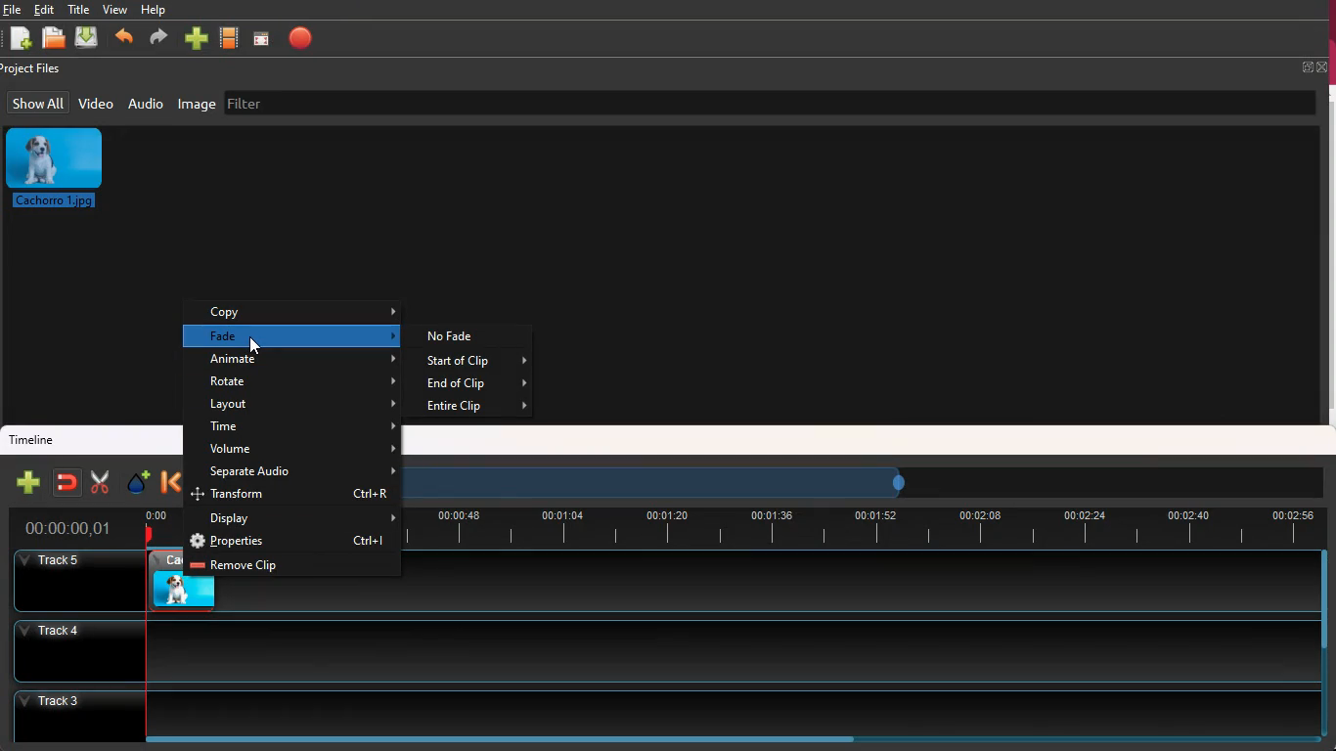 This screenshot has width=1336, height=751. Describe the element at coordinates (300, 450) in the screenshot. I see `volume` at that location.